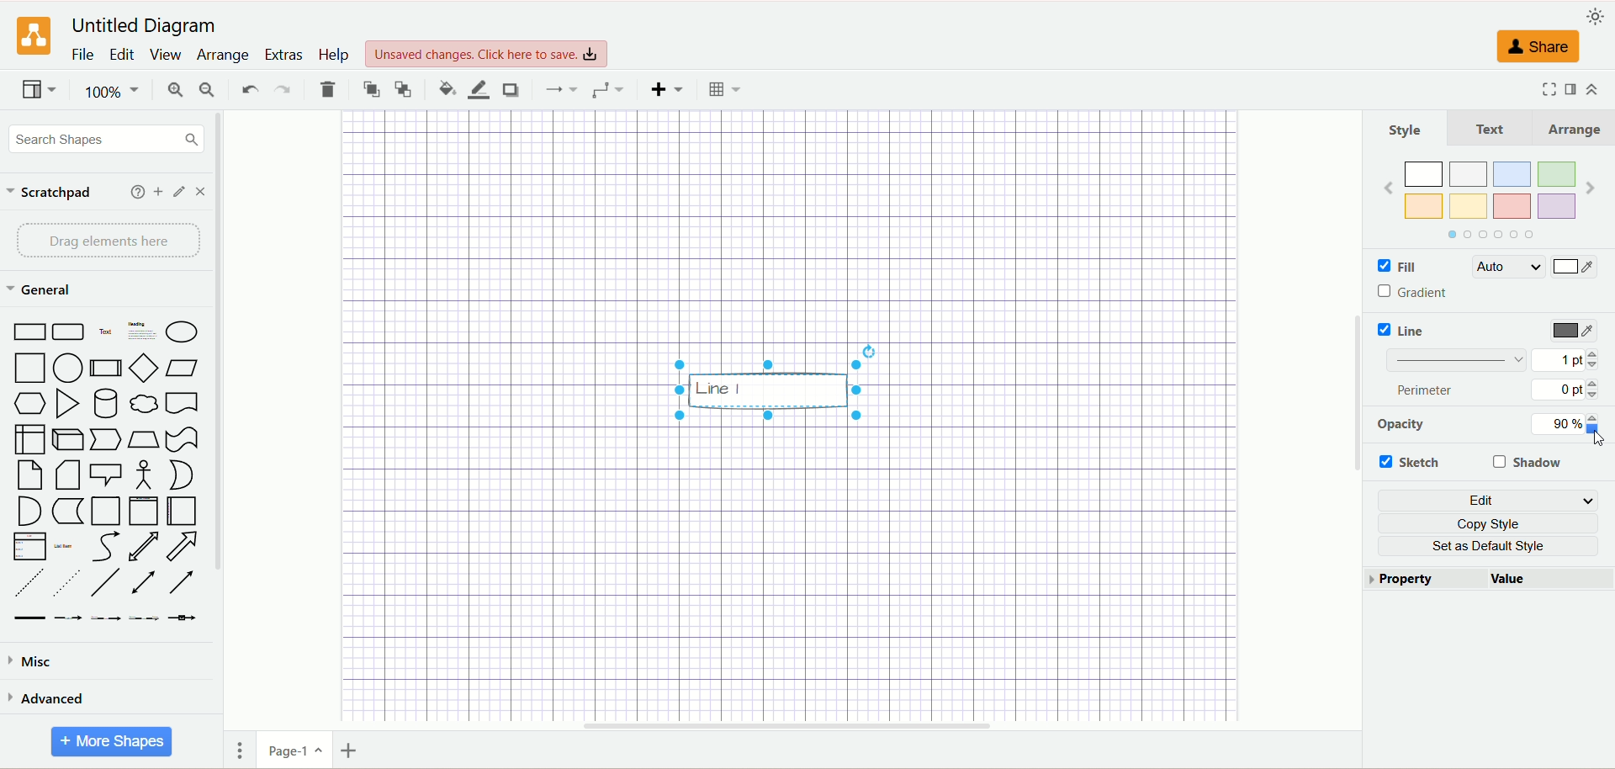 The image size is (1615, 769). What do you see at coordinates (1406, 130) in the screenshot?
I see `Style` at bounding box center [1406, 130].